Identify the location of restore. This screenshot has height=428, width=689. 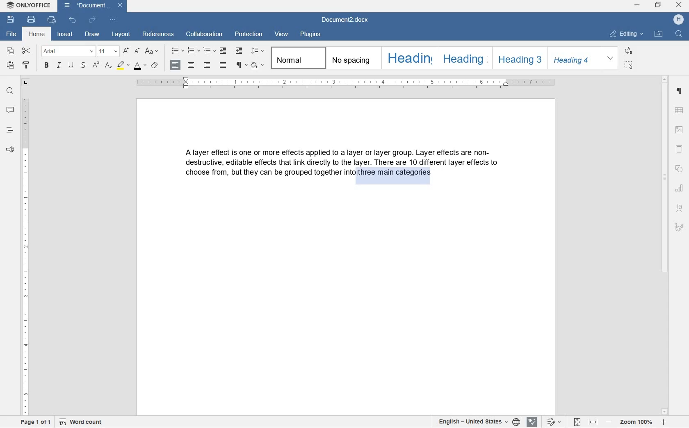
(657, 5).